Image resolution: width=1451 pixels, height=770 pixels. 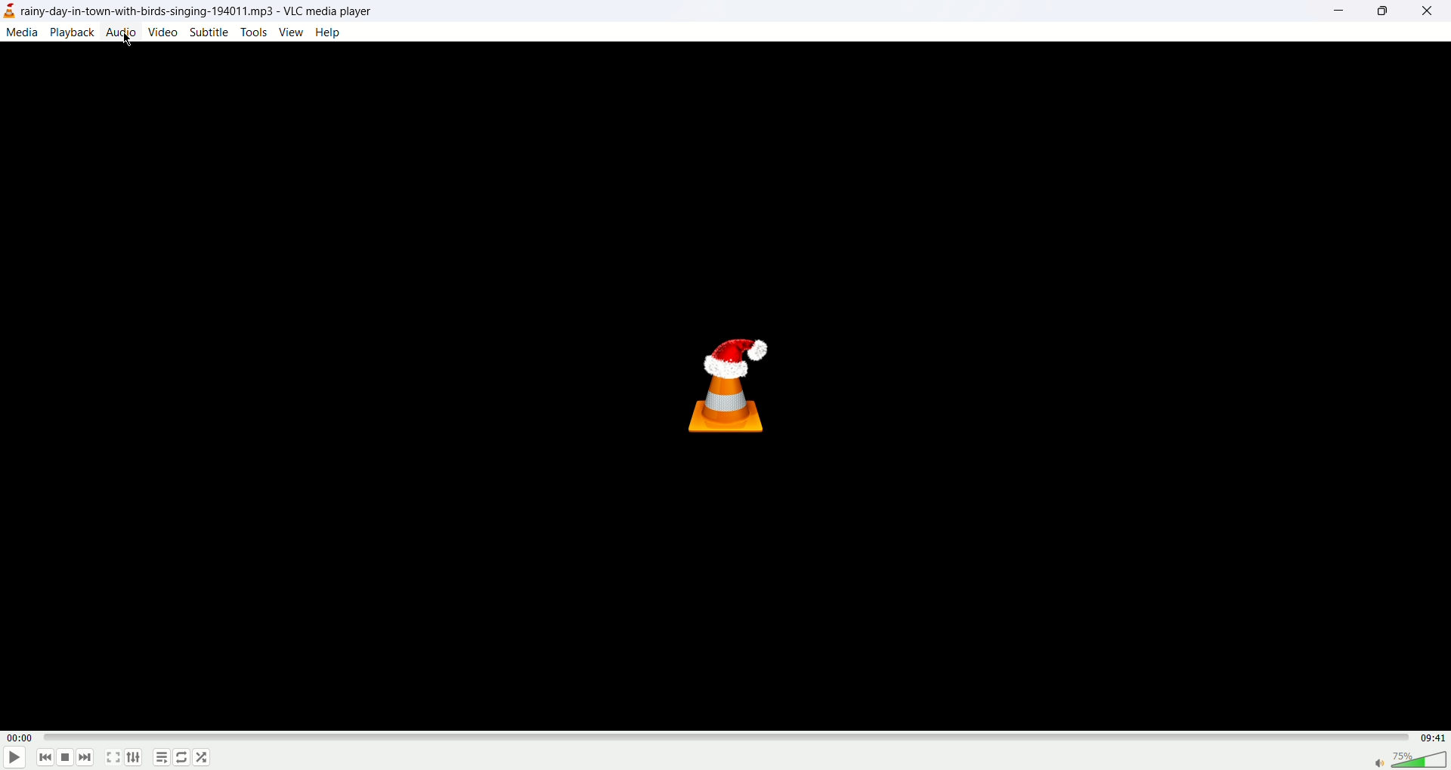 I want to click on full screen, so click(x=114, y=759).